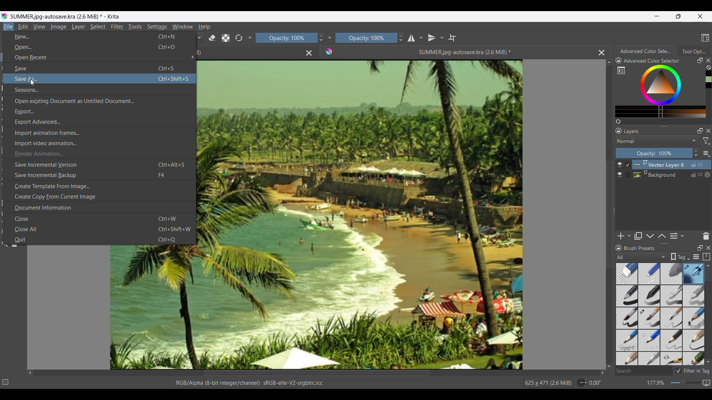  I want to click on Increase/Decrease opacity, so click(324, 38).